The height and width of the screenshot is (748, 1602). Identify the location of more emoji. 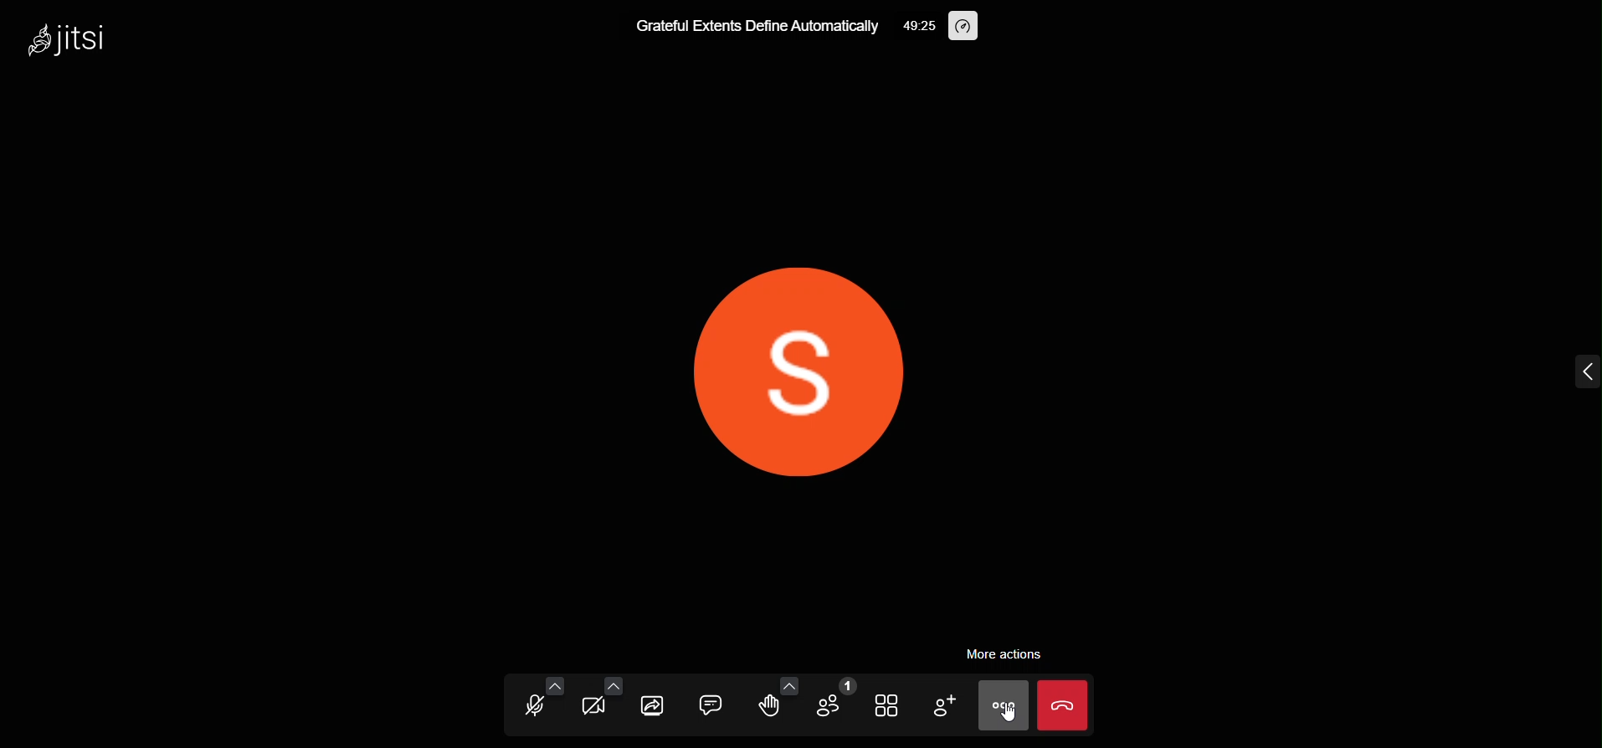
(792, 684).